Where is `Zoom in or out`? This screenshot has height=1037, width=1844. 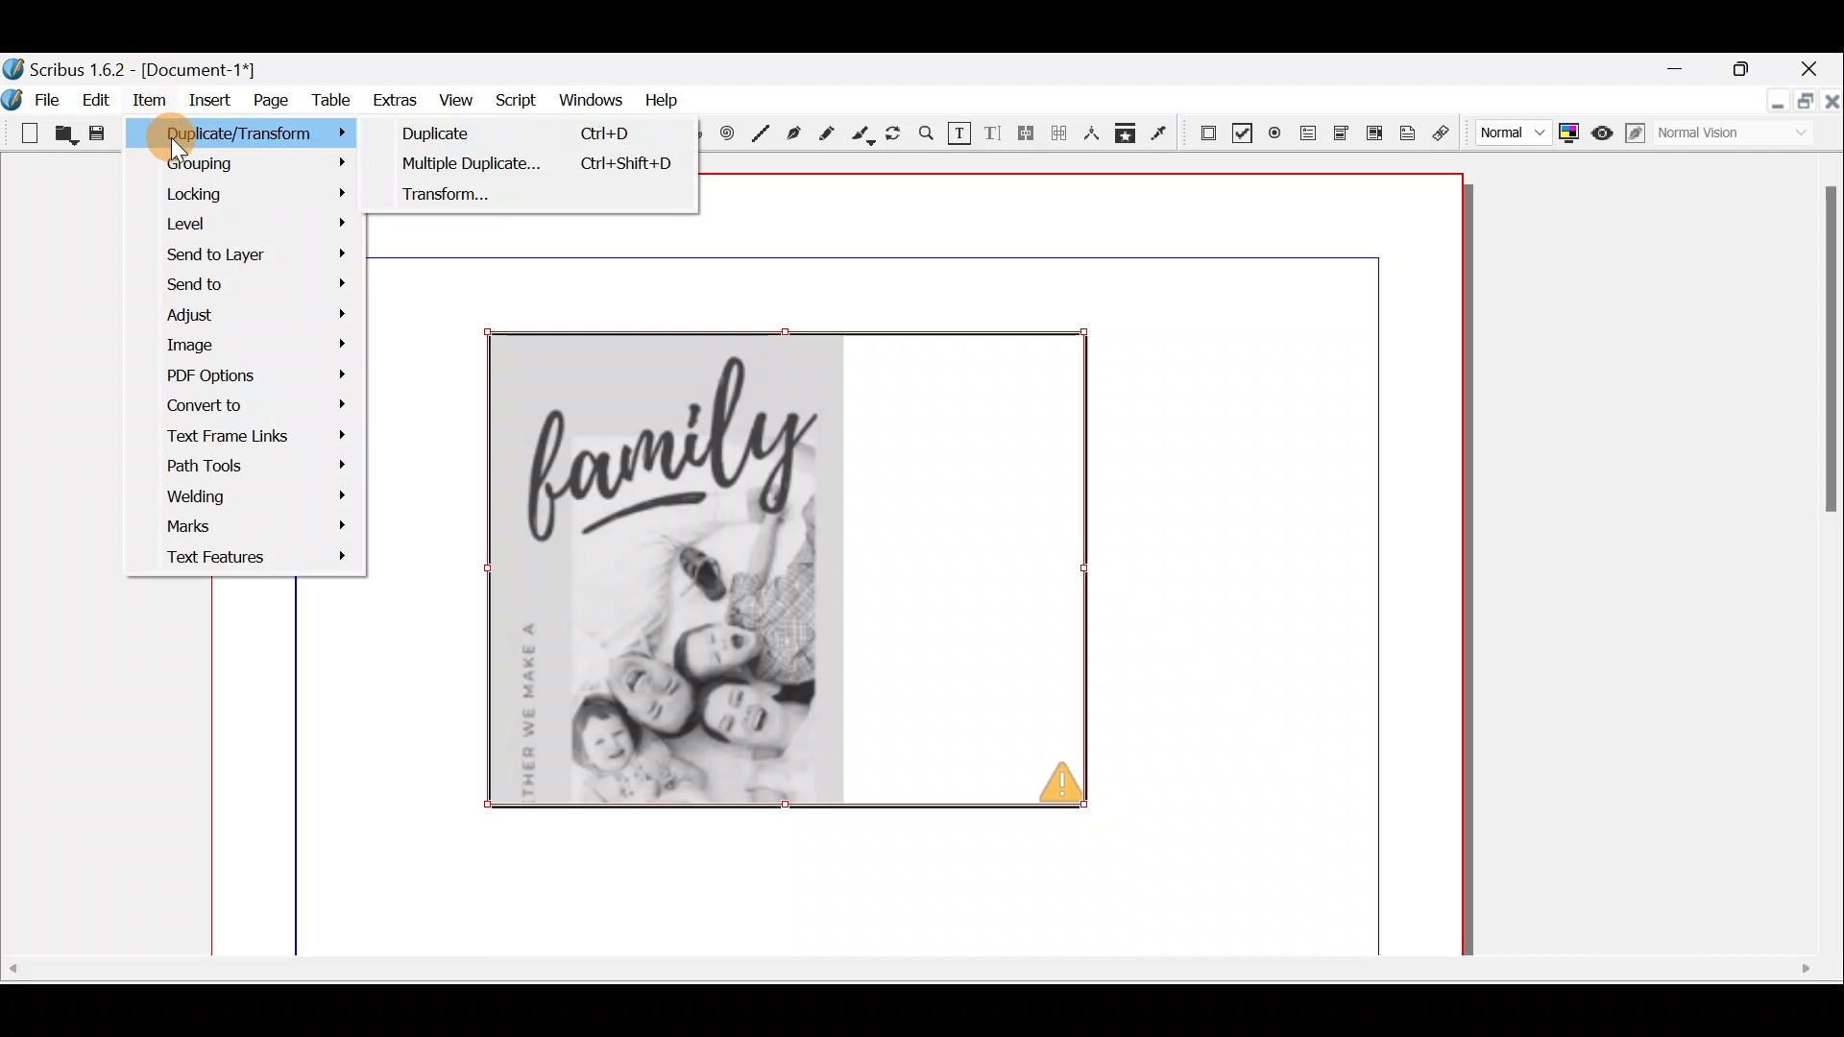
Zoom in or out is located at coordinates (927, 135).